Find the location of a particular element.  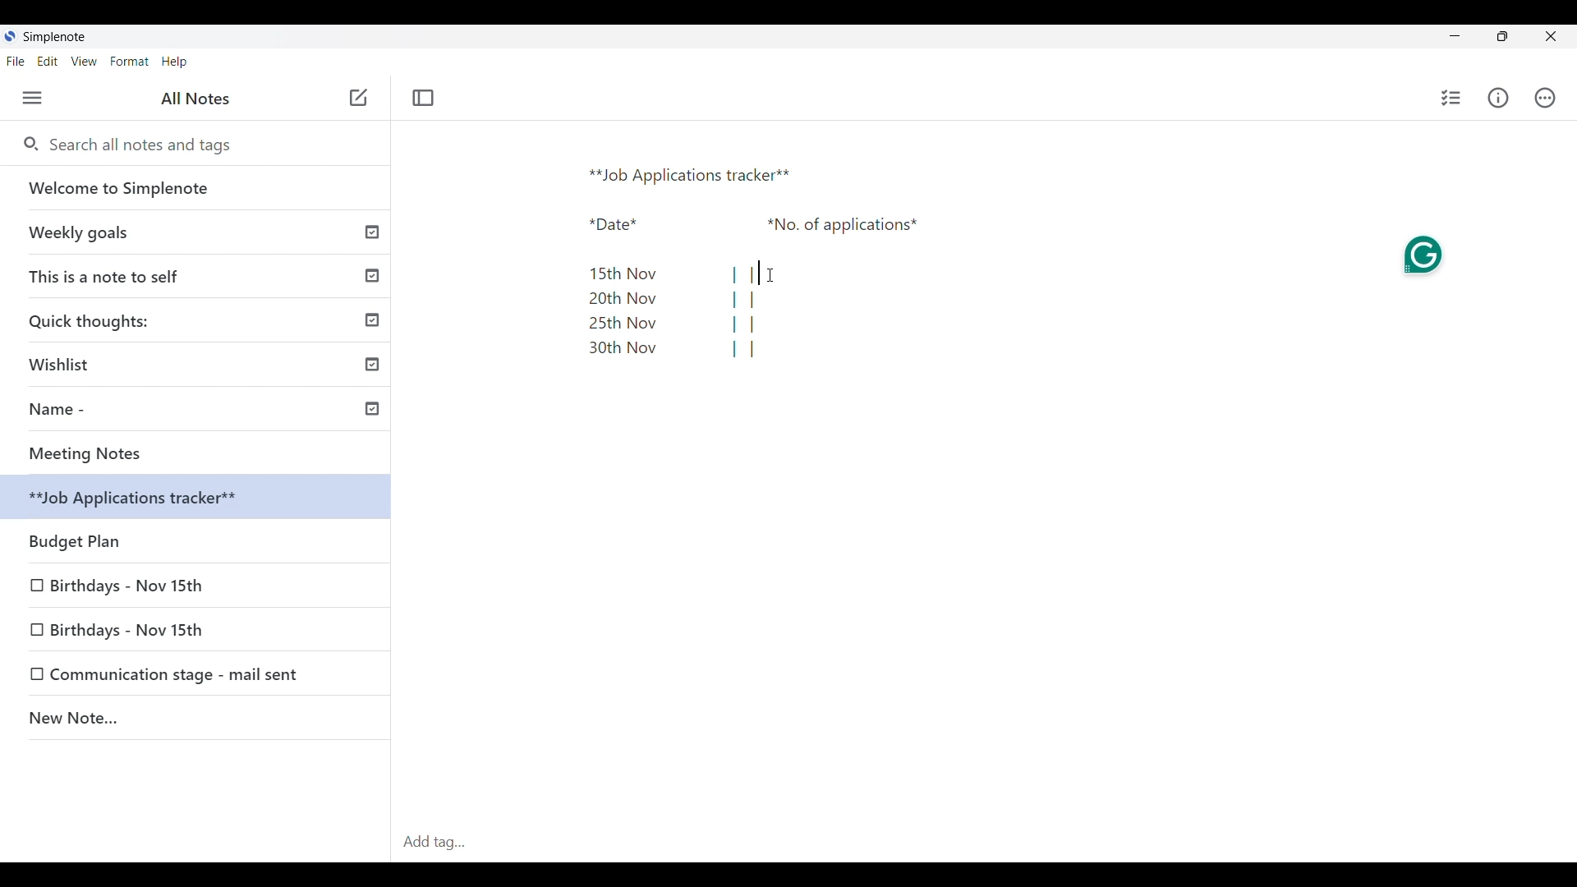

Format is located at coordinates (130, 62).